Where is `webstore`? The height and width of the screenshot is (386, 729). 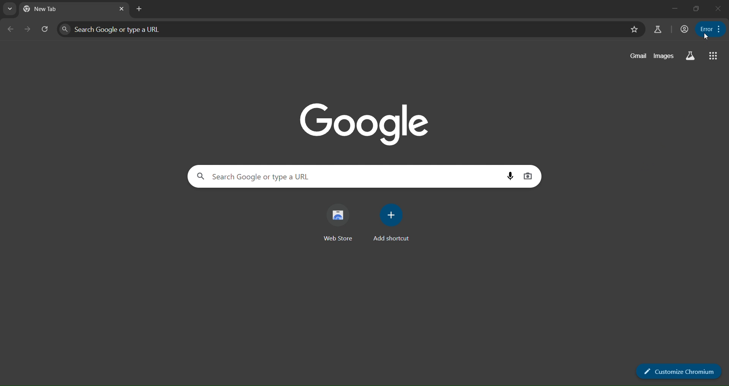 webstore is located at coordinates (341, 221).